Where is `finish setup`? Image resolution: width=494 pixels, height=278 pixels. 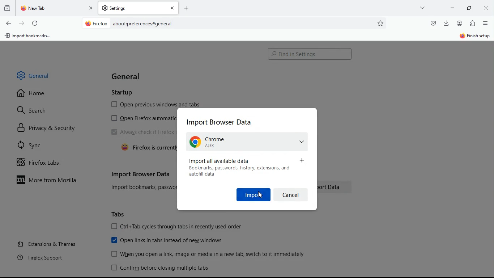
finish setup is located at coordinates (473, 37).